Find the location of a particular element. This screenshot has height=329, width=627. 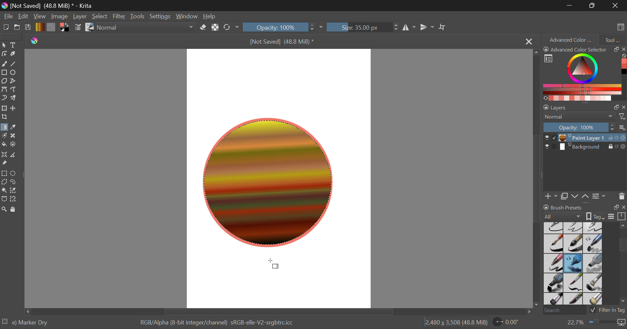

Crop a layer is located at coordinates (5, 118).